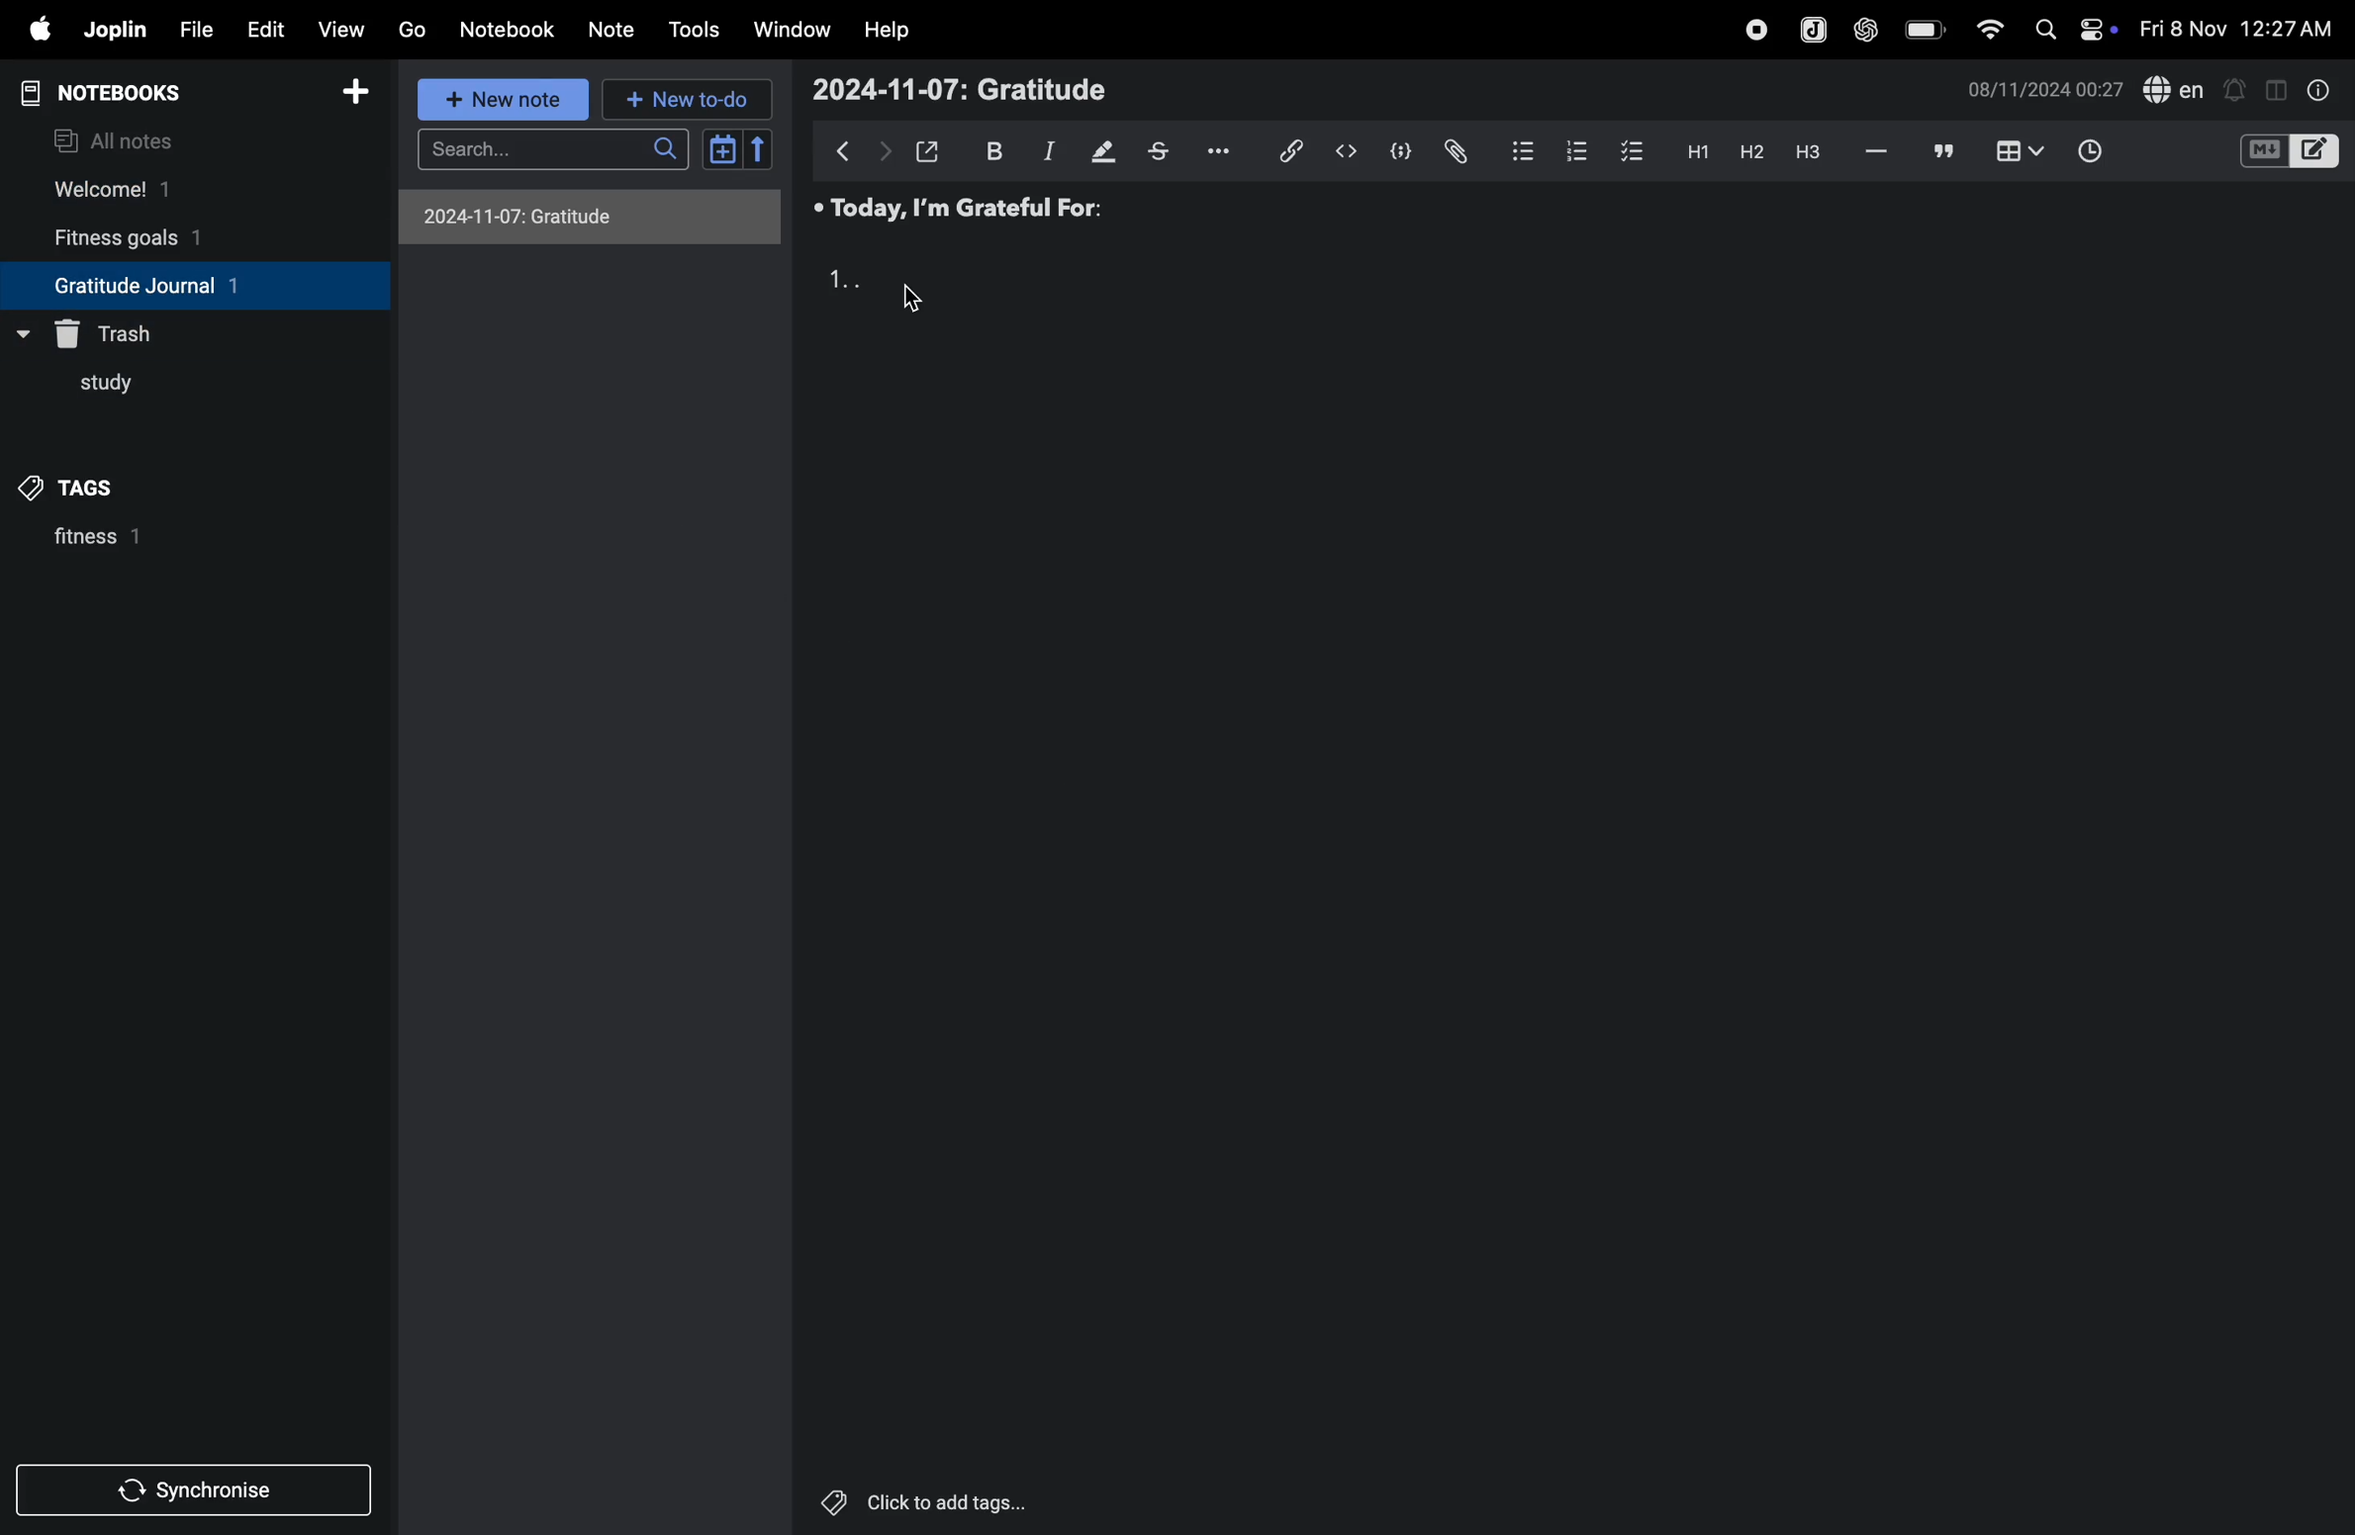  Describe the element at coordinates (681, 99) in the screenshot. I see `new to do` at that location.